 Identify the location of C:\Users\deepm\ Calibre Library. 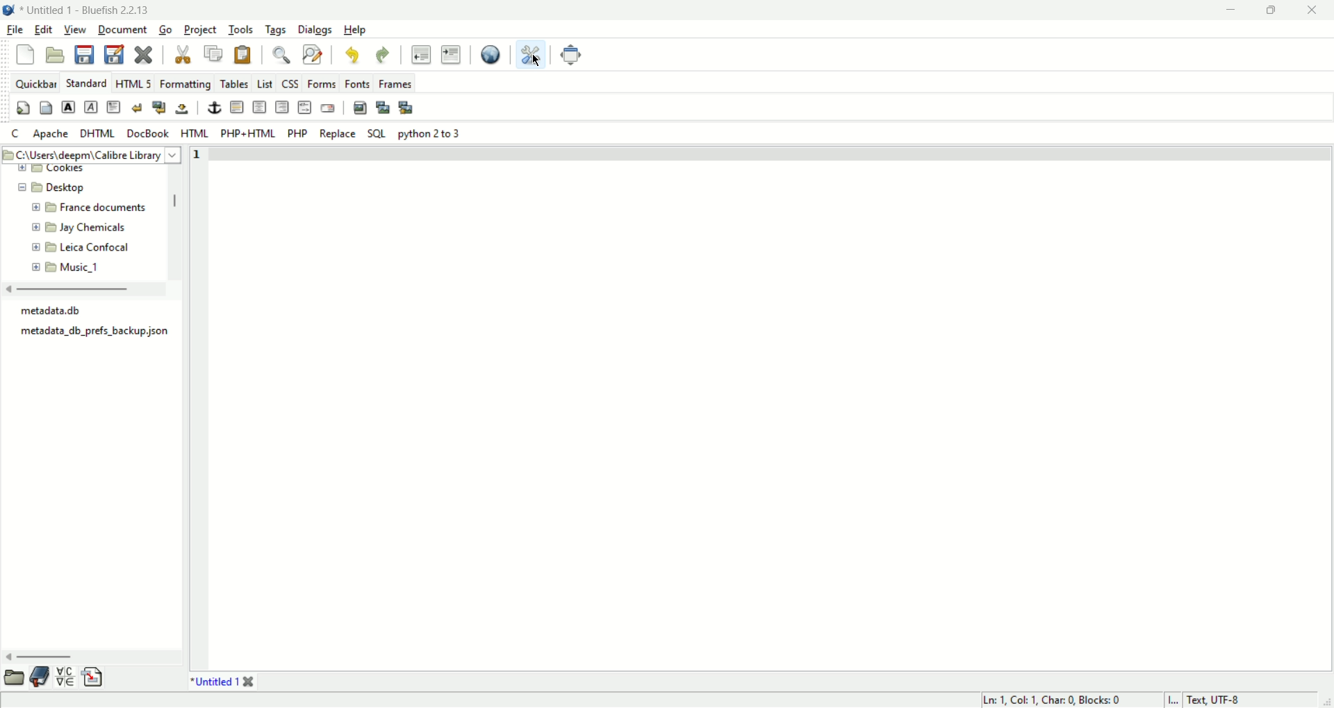
(88, 155).